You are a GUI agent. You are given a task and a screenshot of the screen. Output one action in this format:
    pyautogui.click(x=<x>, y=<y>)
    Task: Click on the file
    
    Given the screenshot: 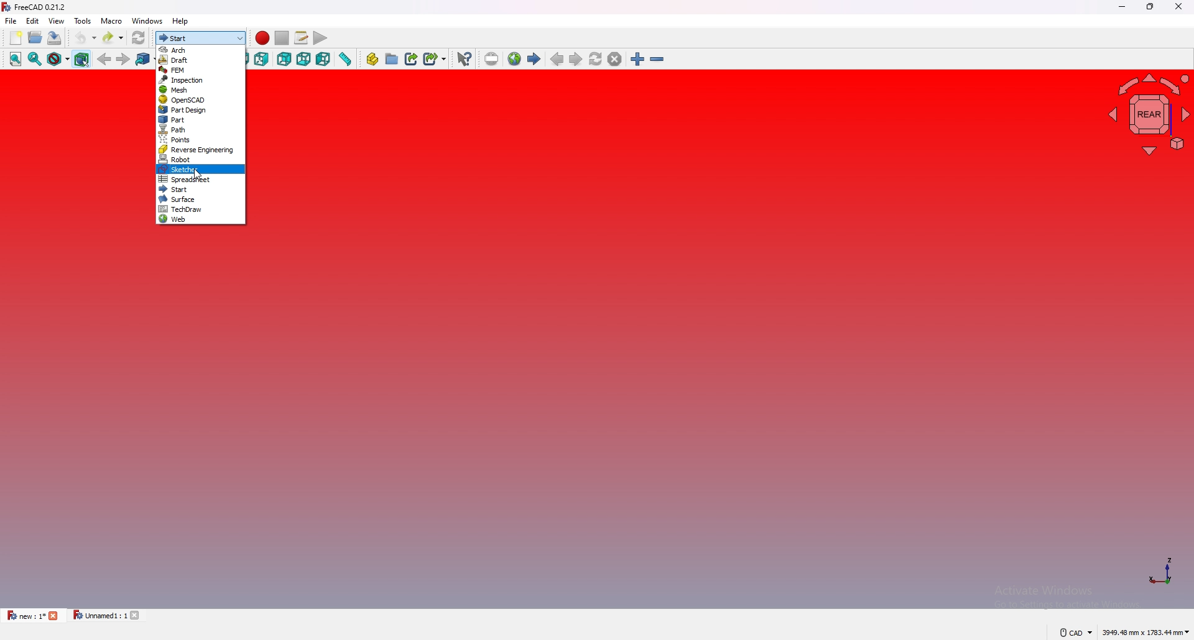 What is the action you would take?
    pyautogui.click(x=11, y=21)
    